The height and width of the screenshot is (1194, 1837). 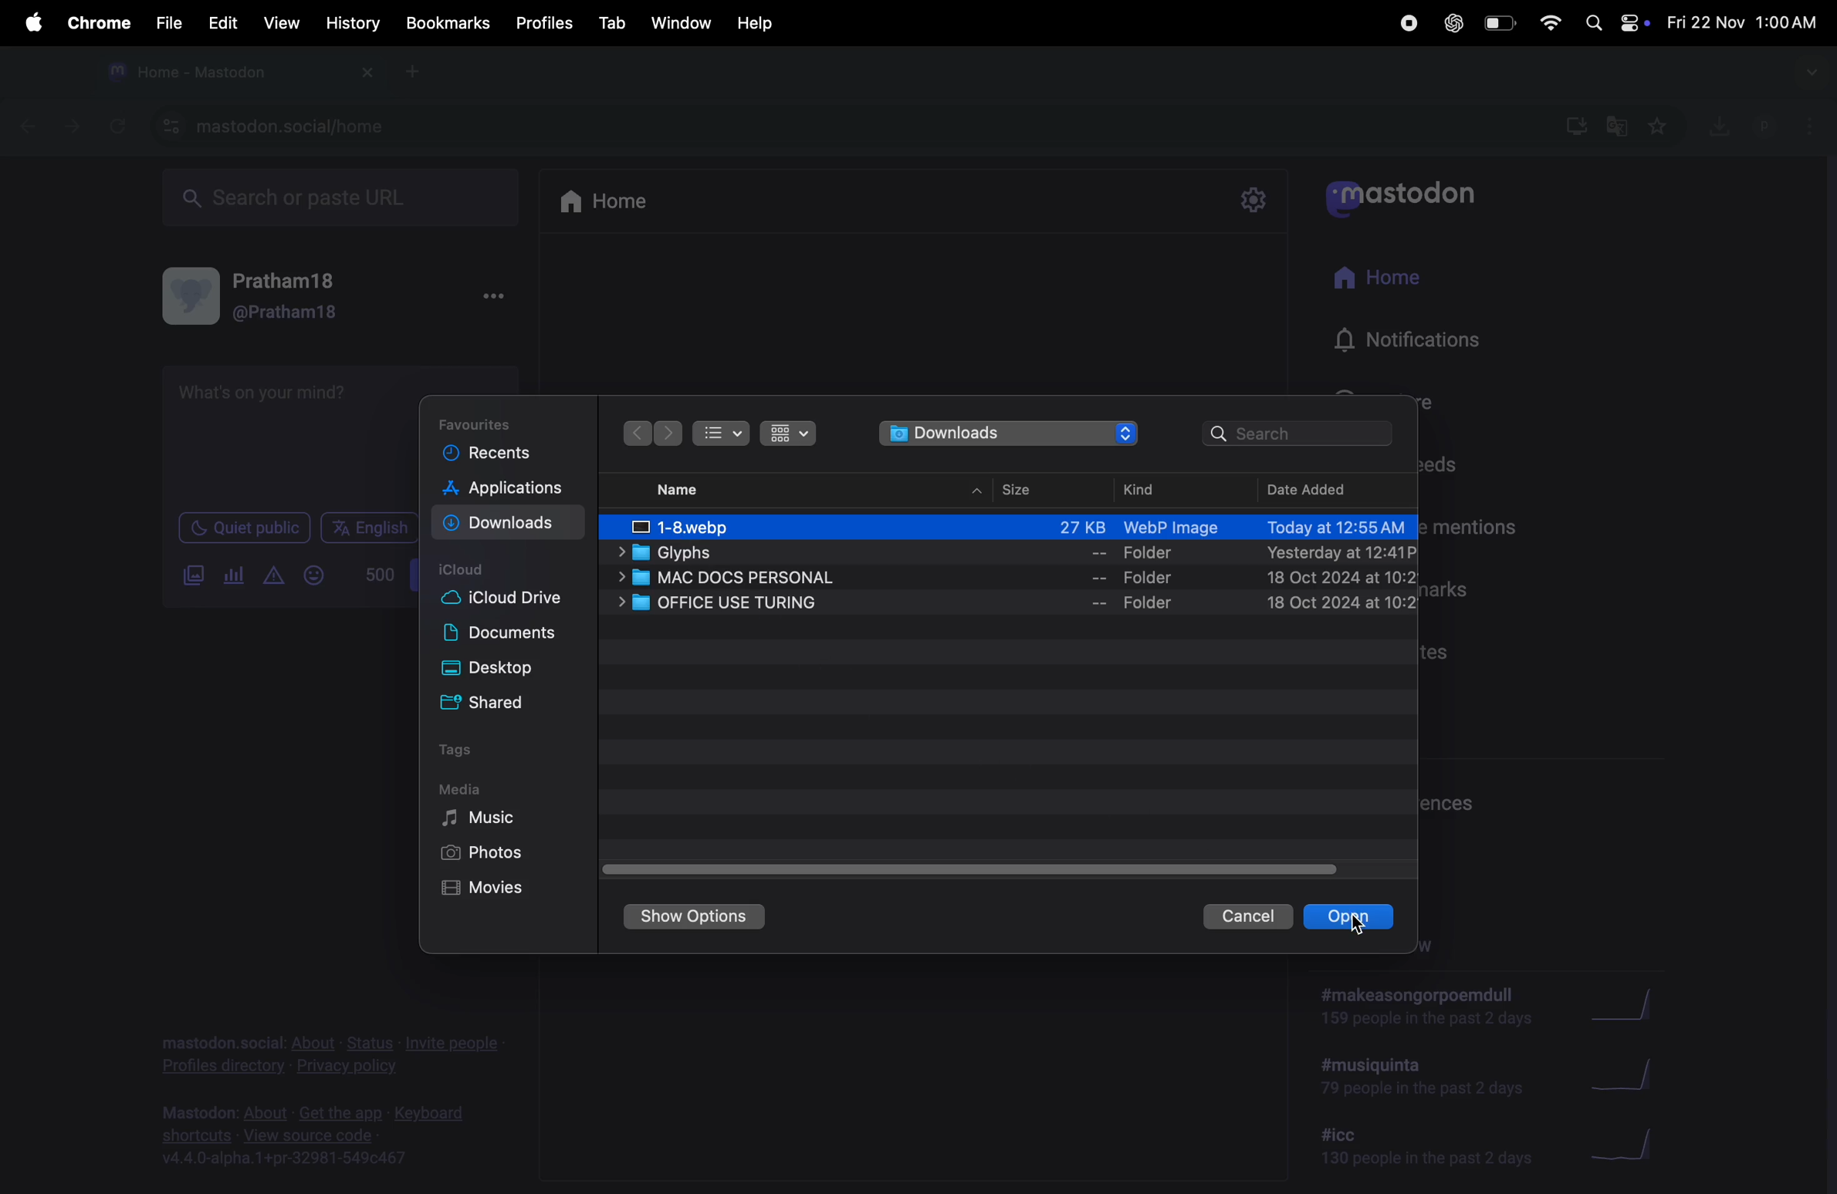 What do you see at coordinates (1254, 200) in the screenshot?
I see `settings` at bounding box center [1254, 200].